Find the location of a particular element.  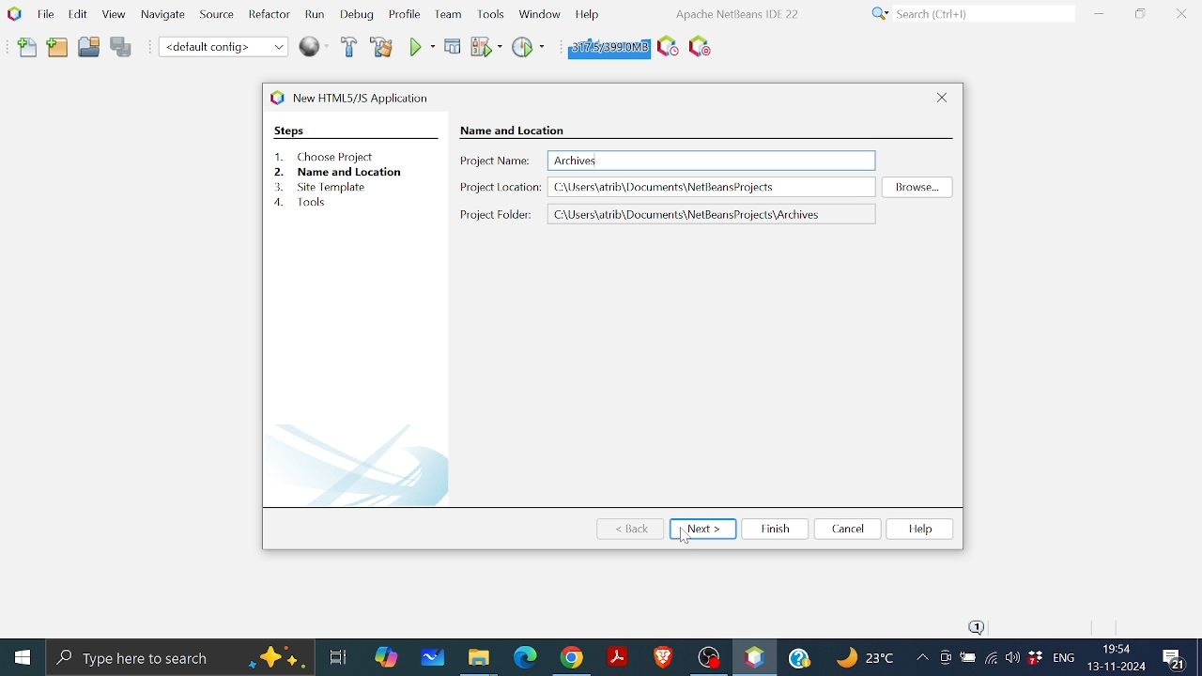

Space for defining project location is located at coordinates (713, 187).